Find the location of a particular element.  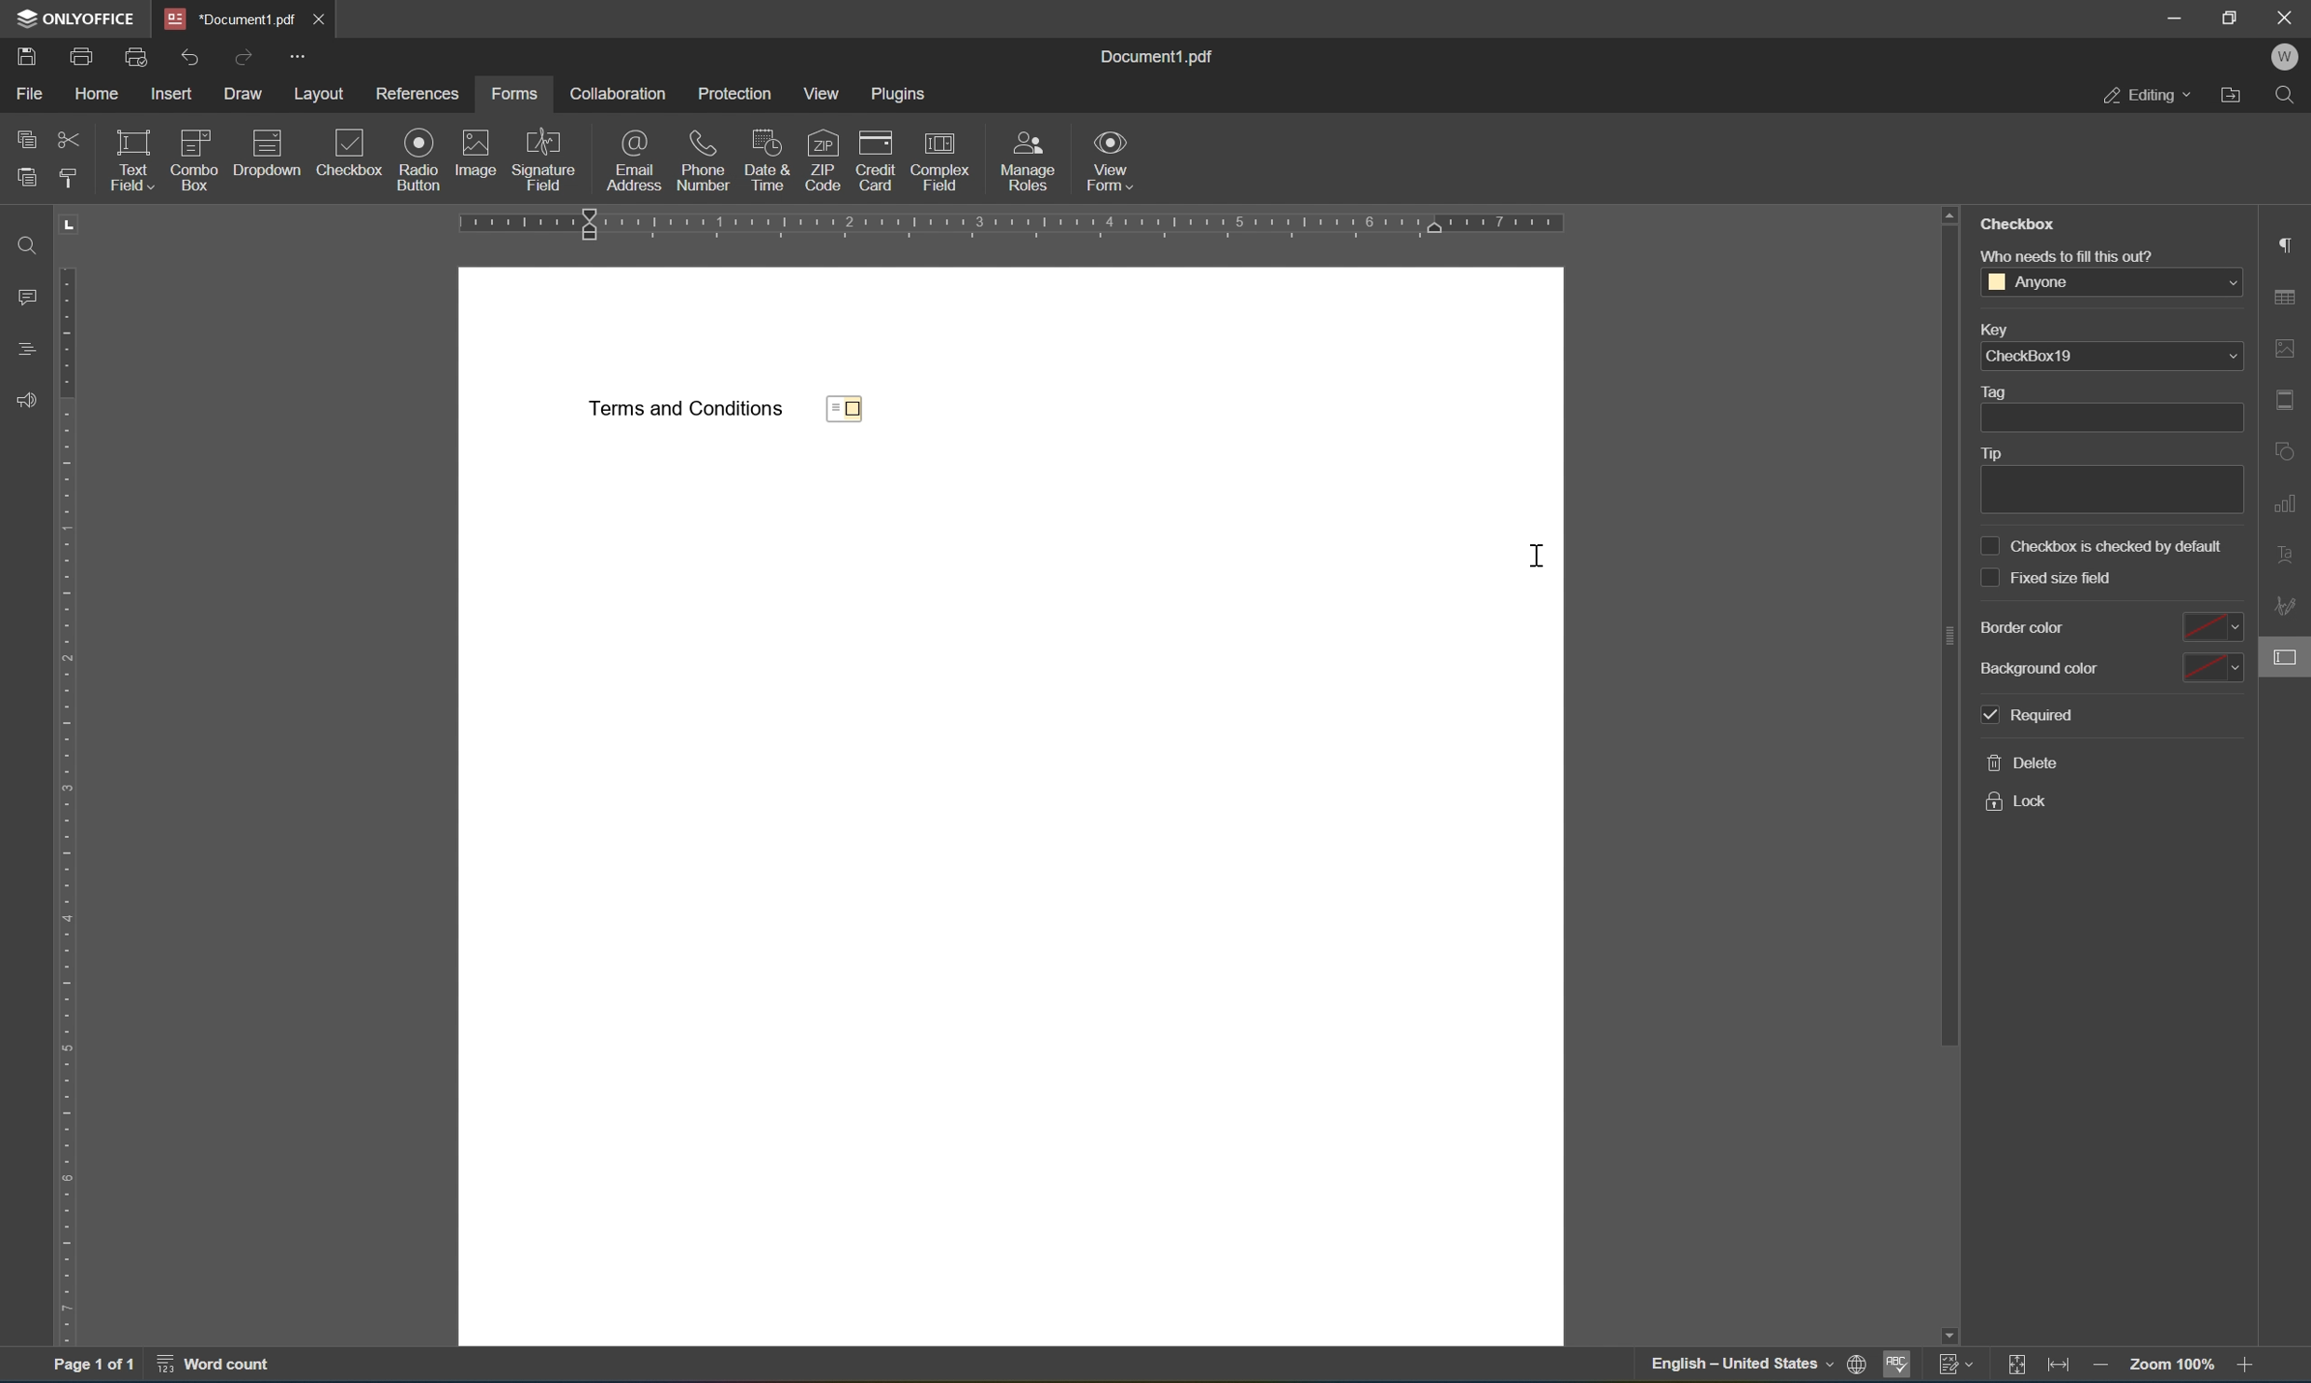

icon is located at coordinates (474, 144).